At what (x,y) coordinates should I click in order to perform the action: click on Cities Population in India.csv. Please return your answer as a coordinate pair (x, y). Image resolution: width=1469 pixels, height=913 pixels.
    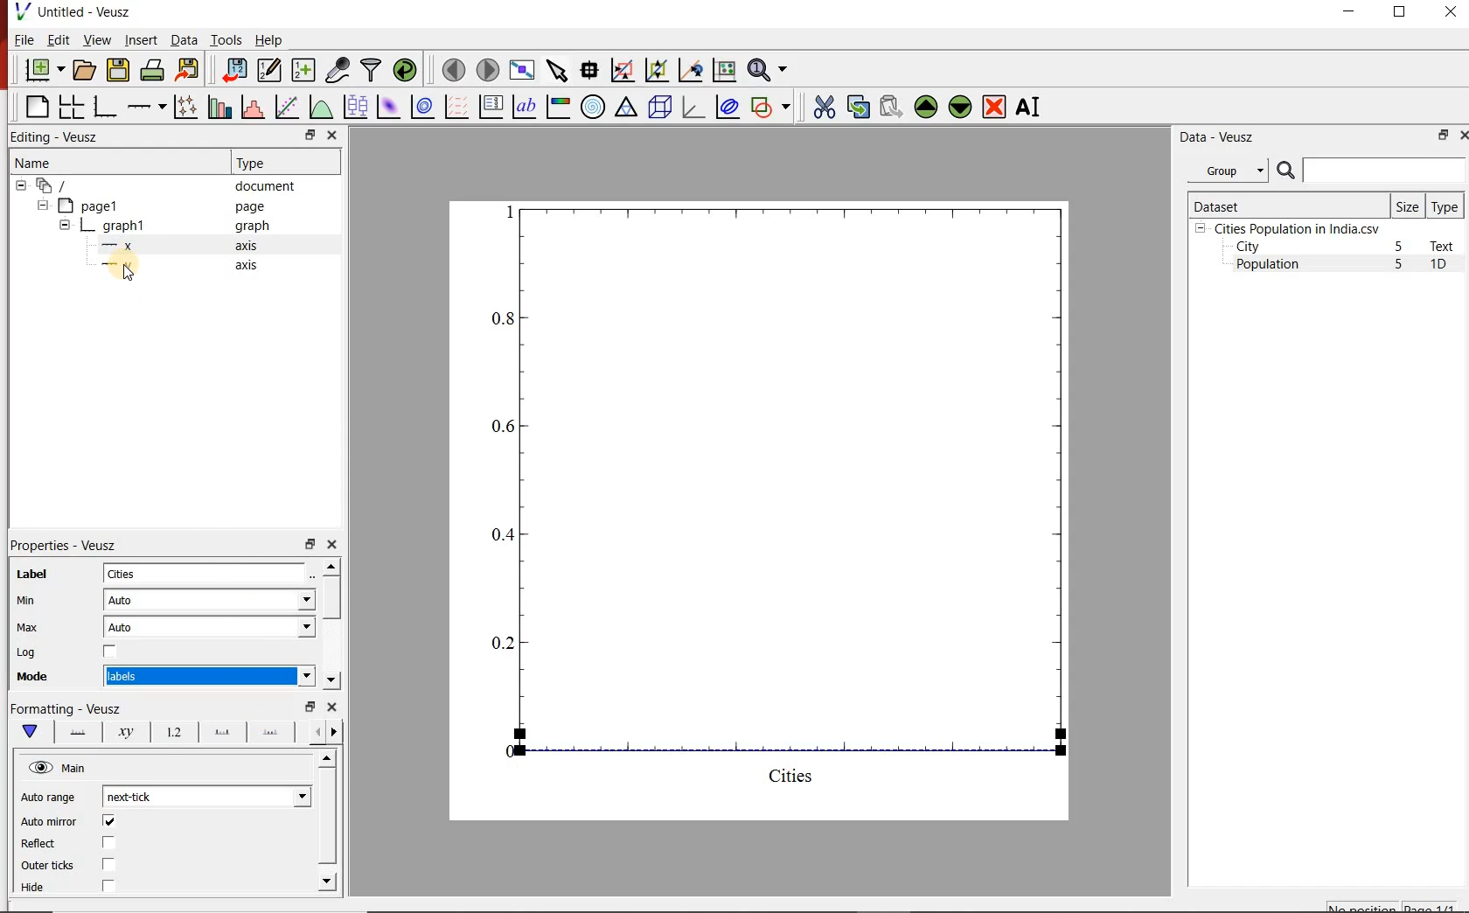
    Looking at the image, I should click on (1295, 228).